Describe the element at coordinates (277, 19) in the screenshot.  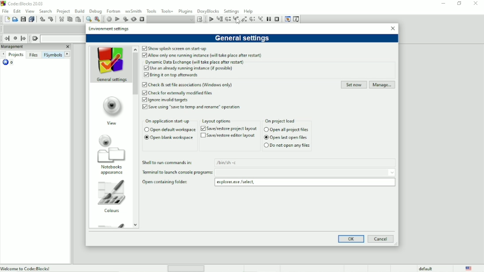
I see `Stop debugger` at that location.